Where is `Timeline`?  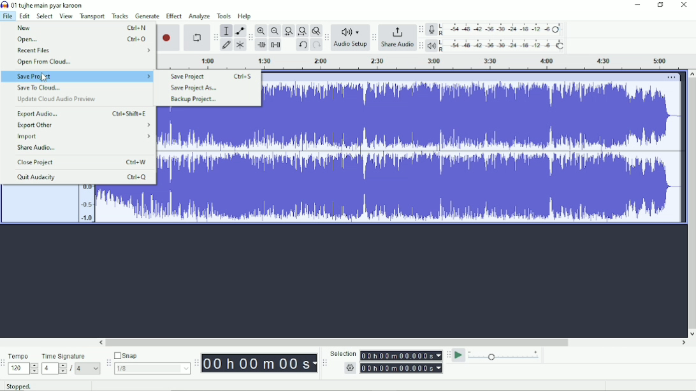
Timeline is located at coordinates (426, 62).